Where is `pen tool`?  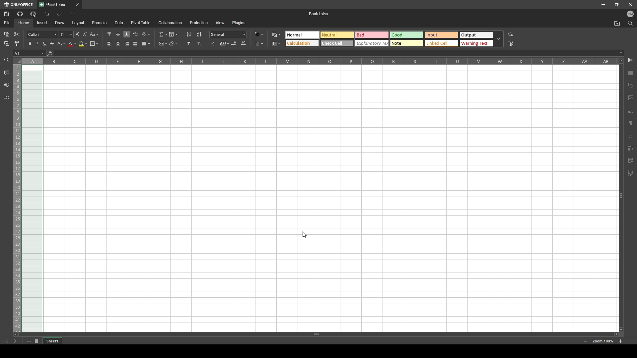 pen tool is located at coordinates (630, 174).